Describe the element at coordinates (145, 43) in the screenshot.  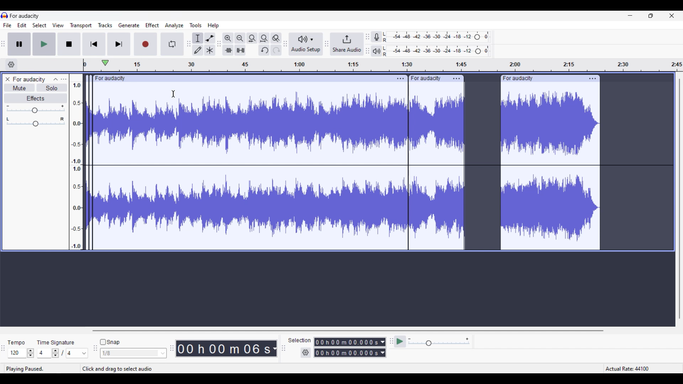
I see `Record/Record new track` at that location.